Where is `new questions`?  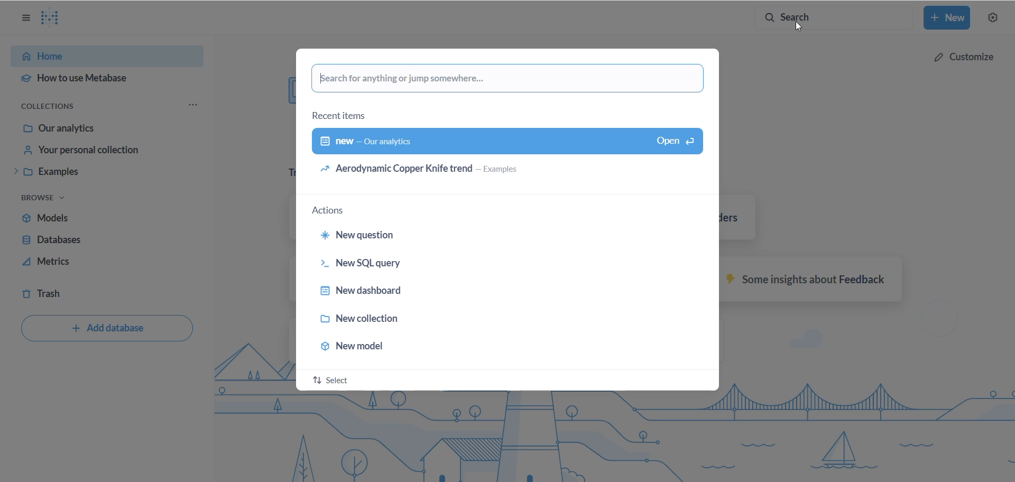 new questions is located at coordinates (488, 236).